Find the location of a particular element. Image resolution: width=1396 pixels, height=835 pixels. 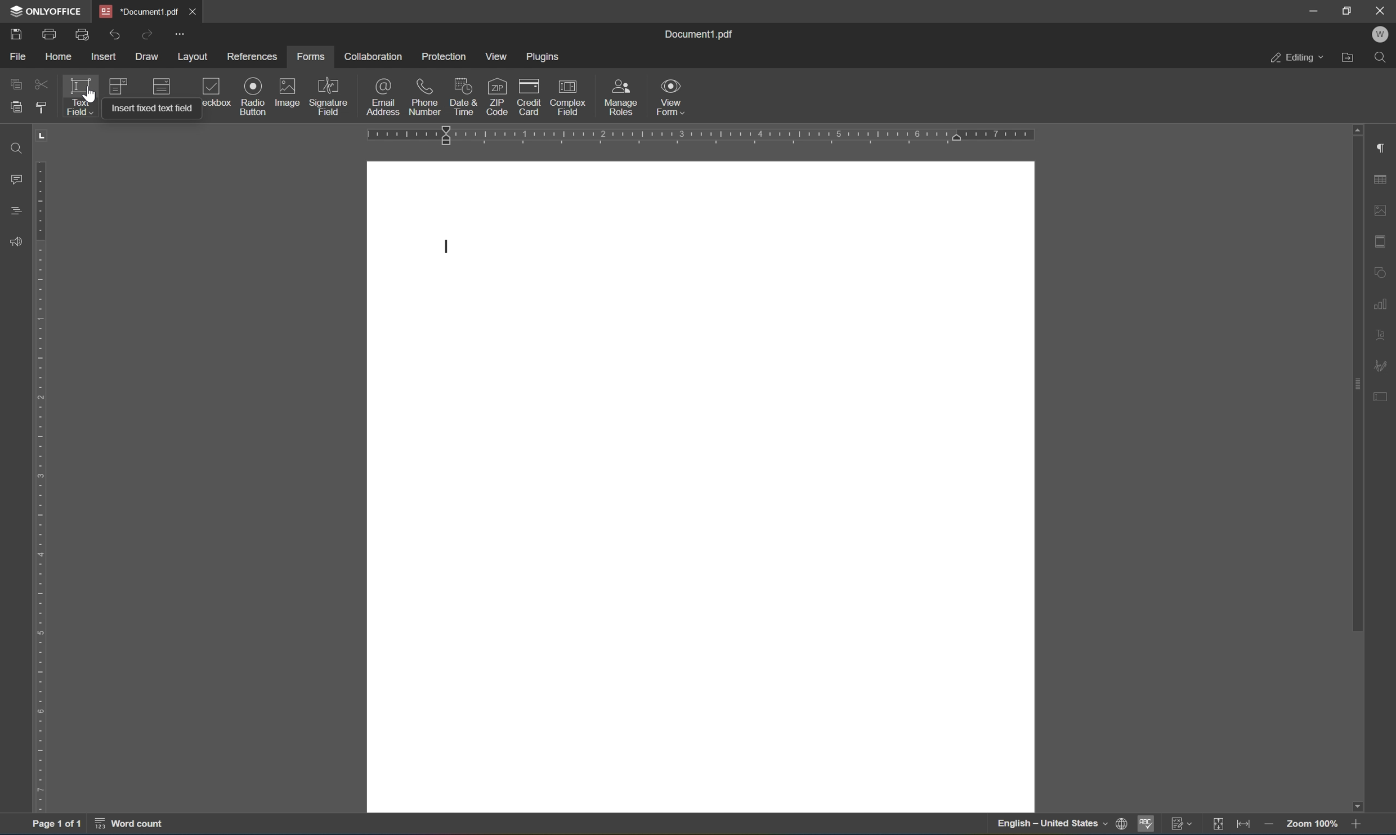

form settings is located at coordinates (1383, 396).